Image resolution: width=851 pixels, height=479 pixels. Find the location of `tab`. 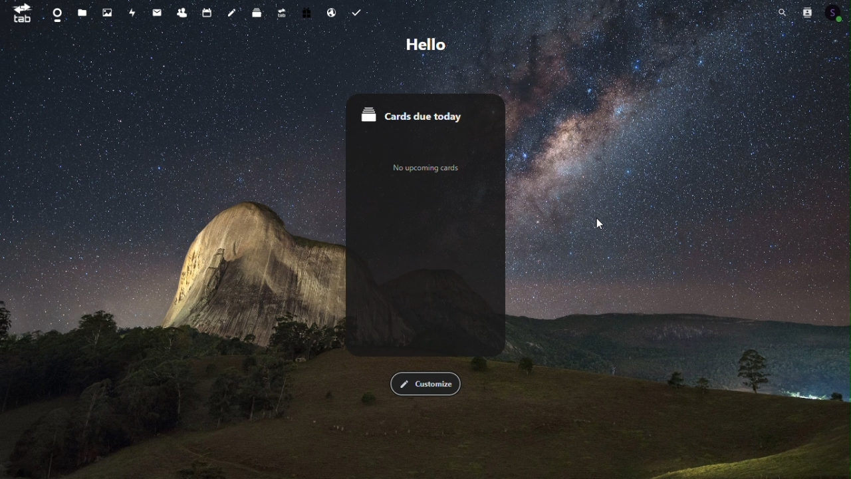

tab is located at coordinates (23, 15).